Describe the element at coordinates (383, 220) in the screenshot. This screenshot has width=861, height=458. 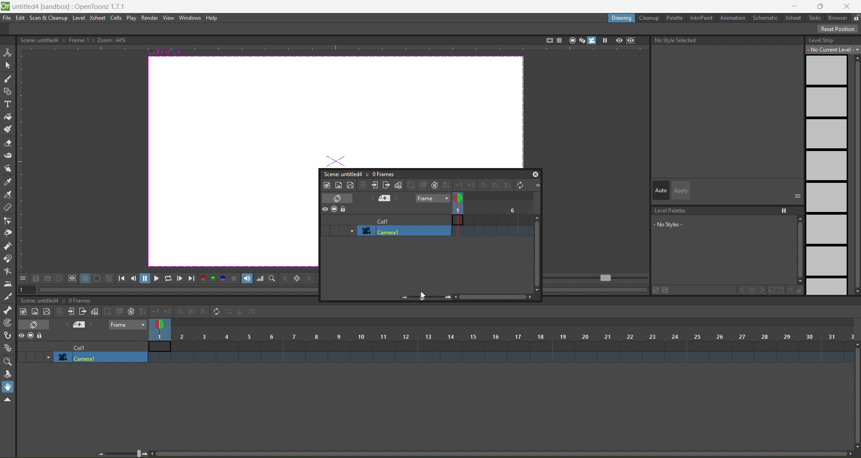
I see `col1` at that location.